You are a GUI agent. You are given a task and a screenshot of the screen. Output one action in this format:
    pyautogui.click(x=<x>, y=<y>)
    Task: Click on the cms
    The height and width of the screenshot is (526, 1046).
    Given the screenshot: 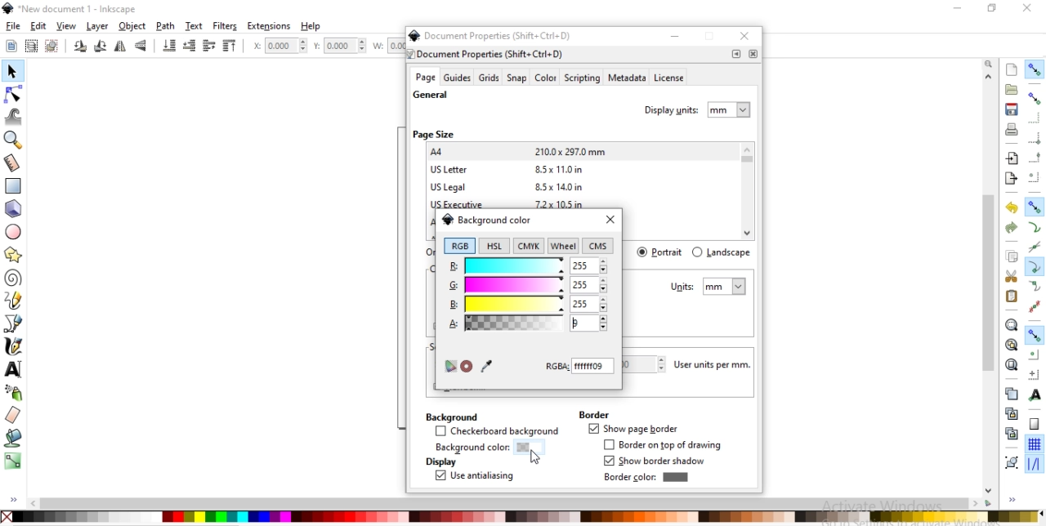 What is the action you would take?
    pyautogui.click(x=600, y=247)
    